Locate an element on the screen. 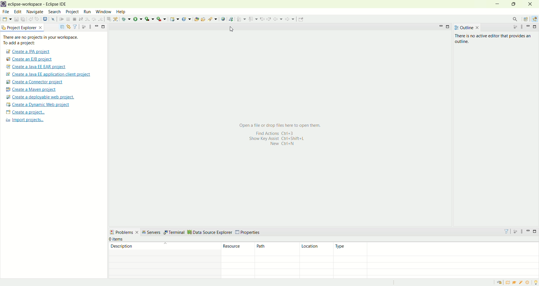 The height and width of the screenshot is (286, 539). forward is located at coordinates (289, 20).